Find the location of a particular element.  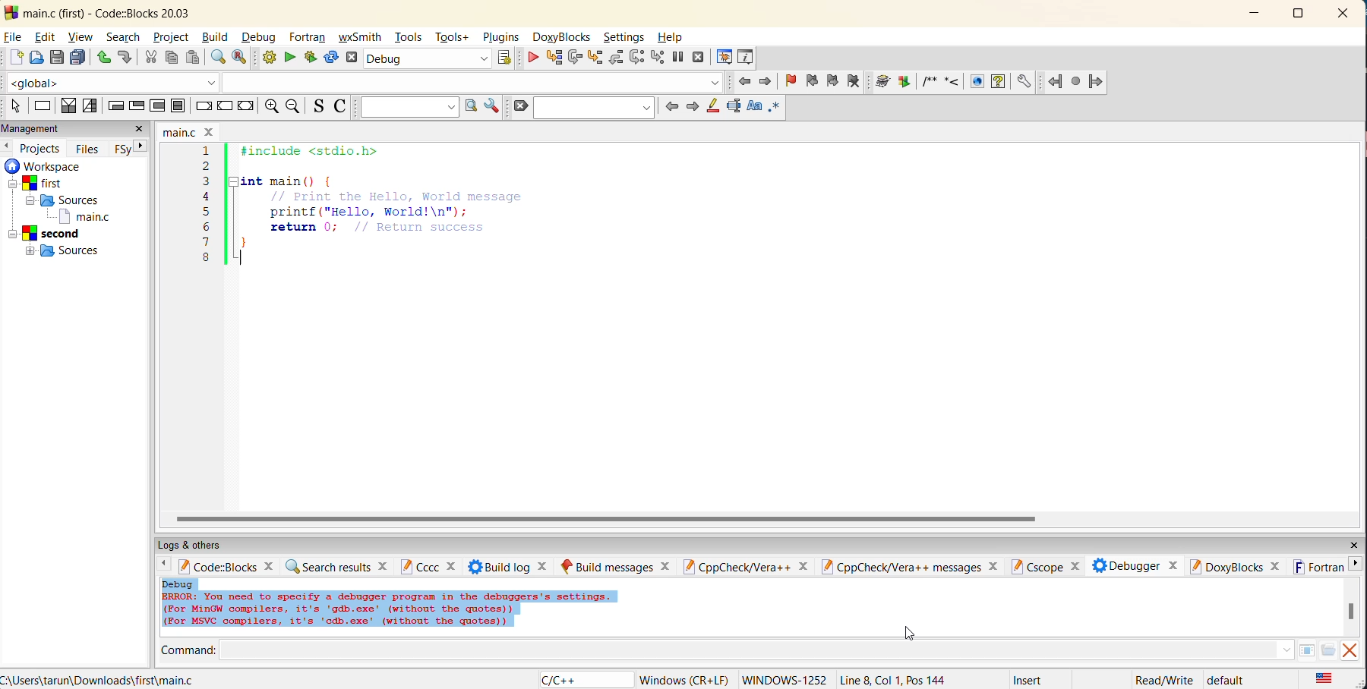

undo is located at coordinates (105, 58).